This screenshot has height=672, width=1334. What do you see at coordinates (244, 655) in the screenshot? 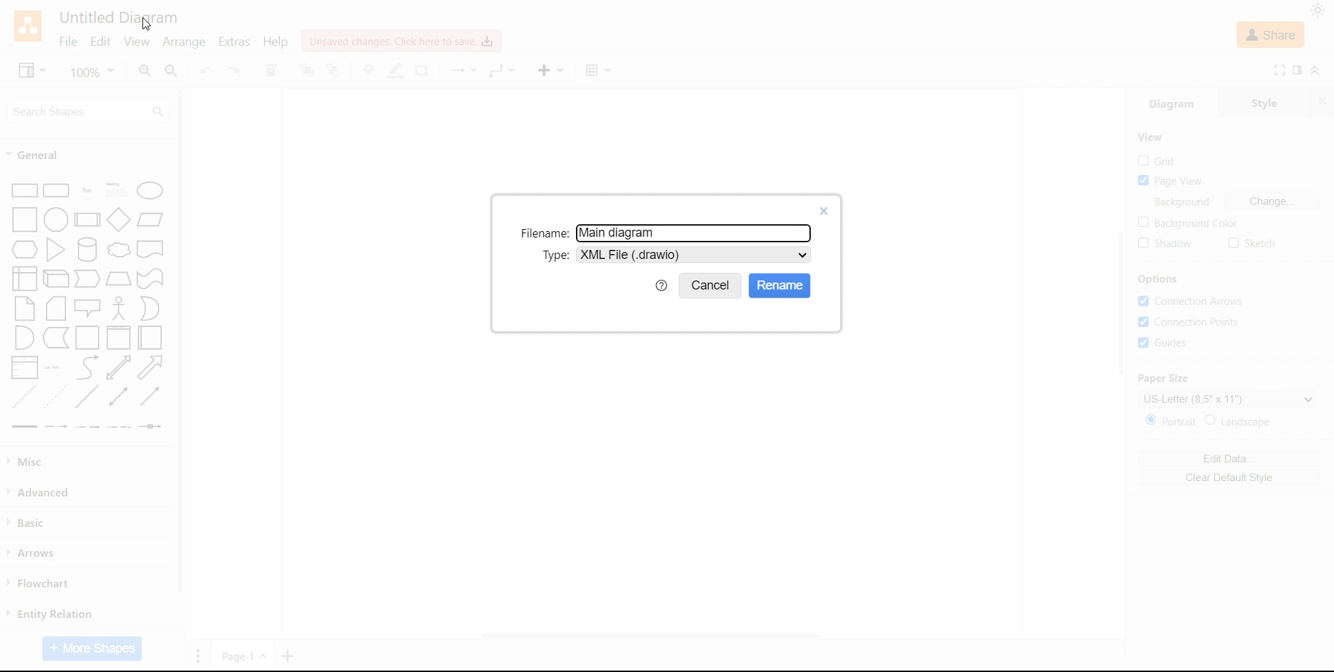
I see `Page one ` at bounding box center [244, 655].